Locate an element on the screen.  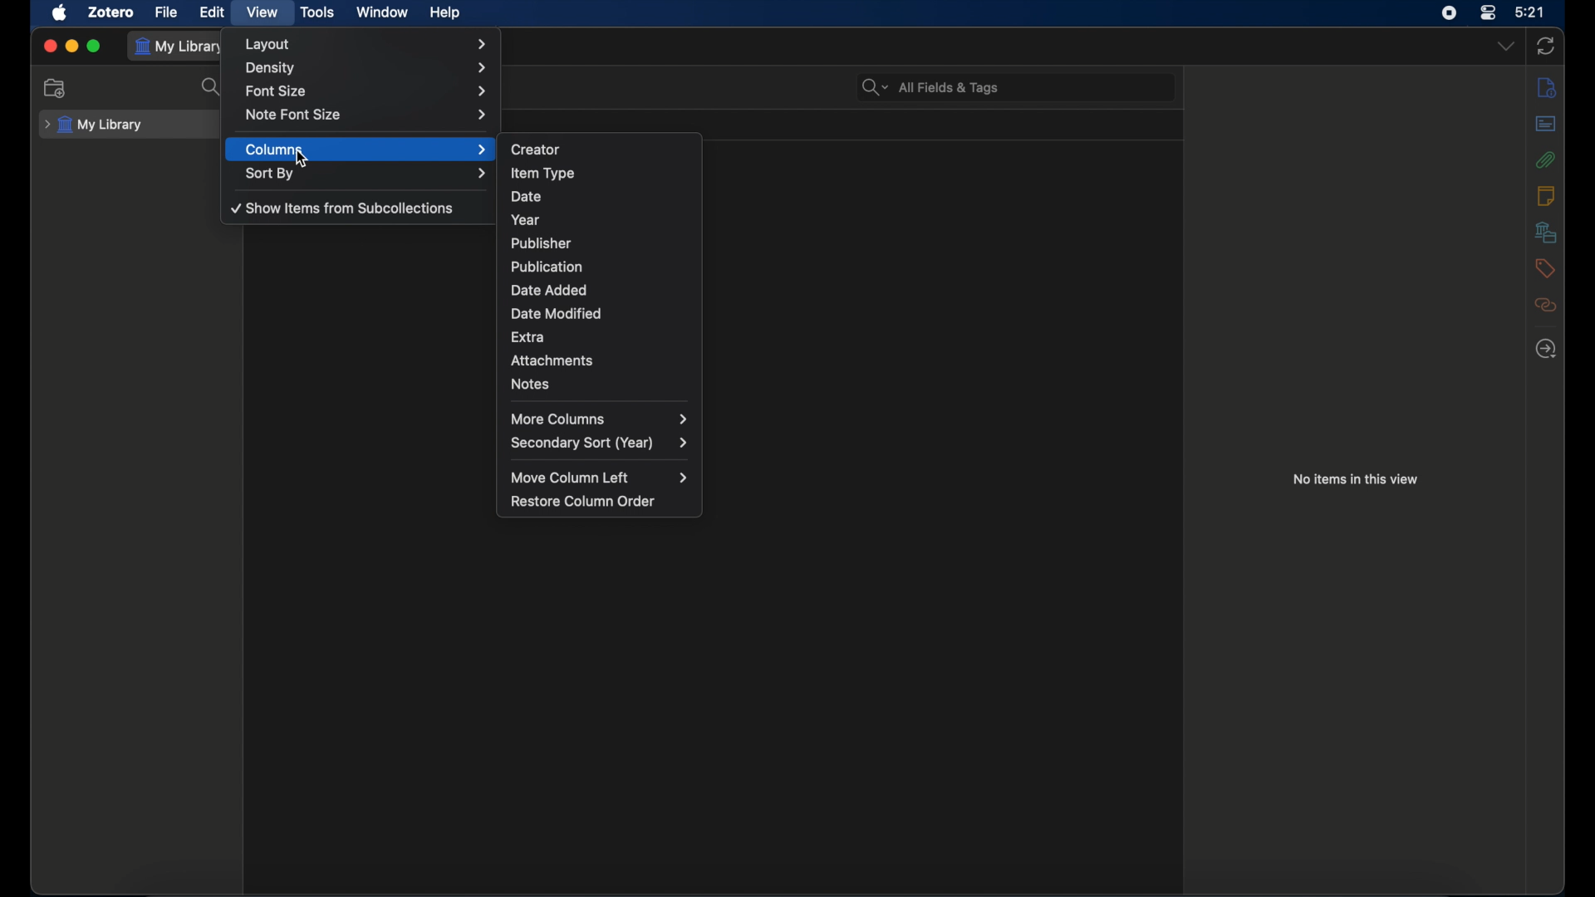
notes is located at coordinates (1546, 195).